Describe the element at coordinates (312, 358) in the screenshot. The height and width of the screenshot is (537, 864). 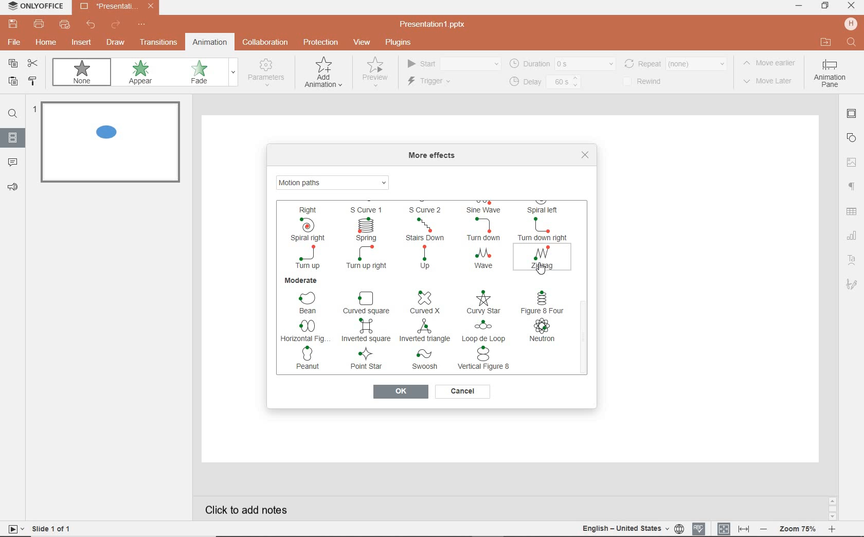
I see `PEANUT` at that location.